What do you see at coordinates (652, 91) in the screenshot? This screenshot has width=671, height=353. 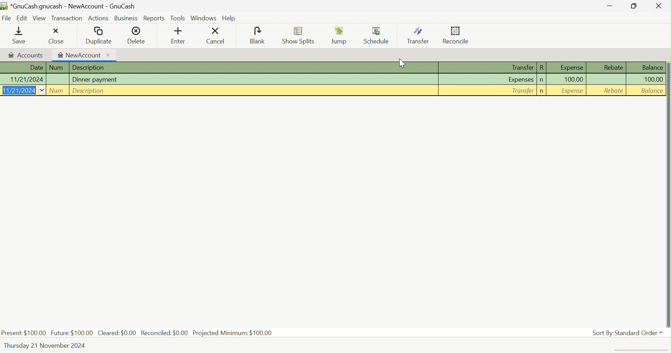 I see `balance` at bounding box center [652, 91].